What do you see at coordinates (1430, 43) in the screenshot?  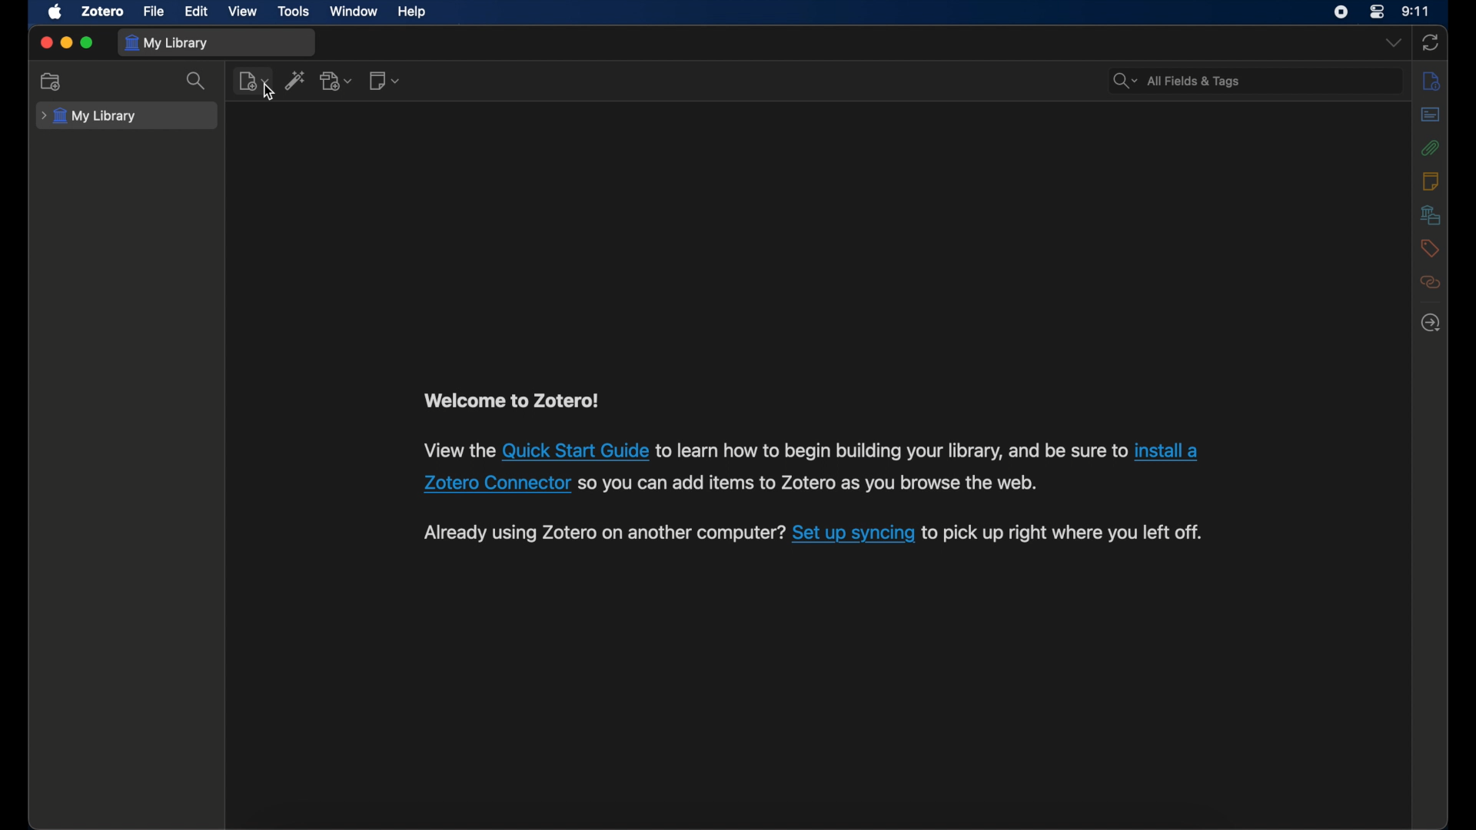 I see `sync` at bounding box center [1430, 43].